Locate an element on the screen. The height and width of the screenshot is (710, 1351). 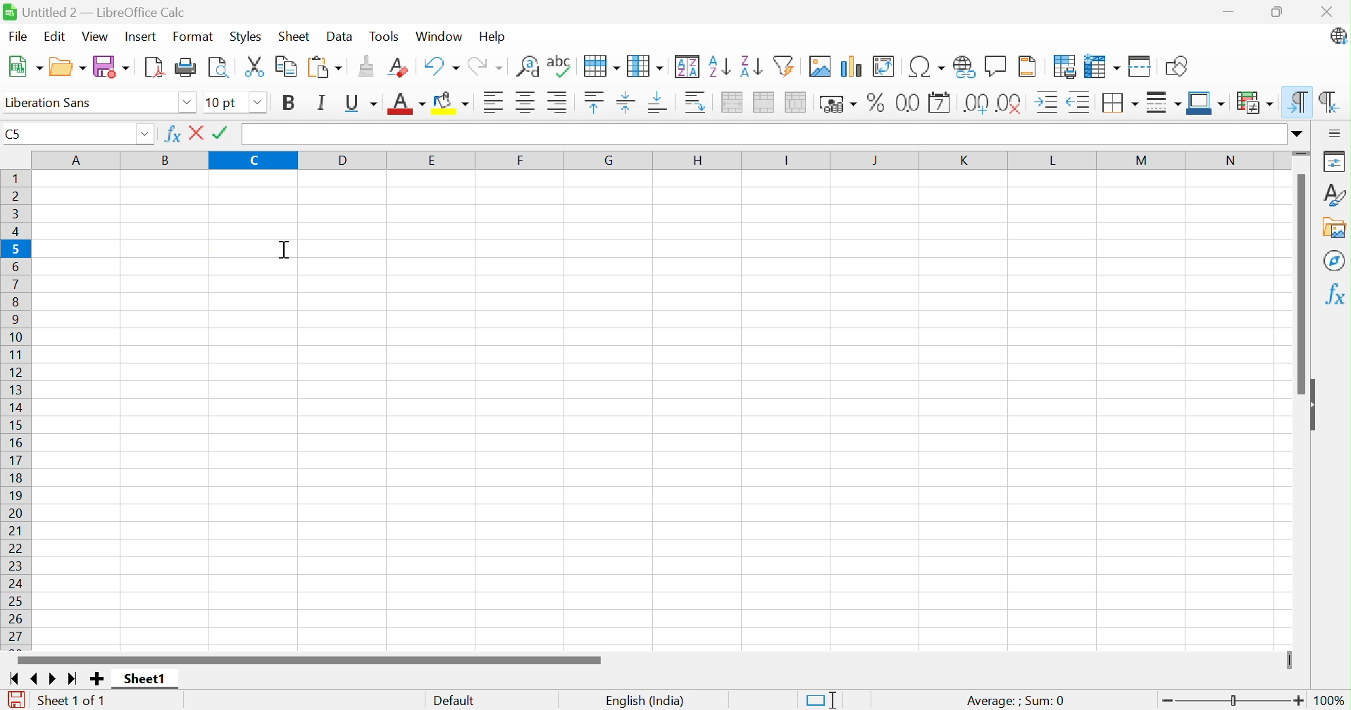
Scroll bar is located at coordinates (1301, 285).